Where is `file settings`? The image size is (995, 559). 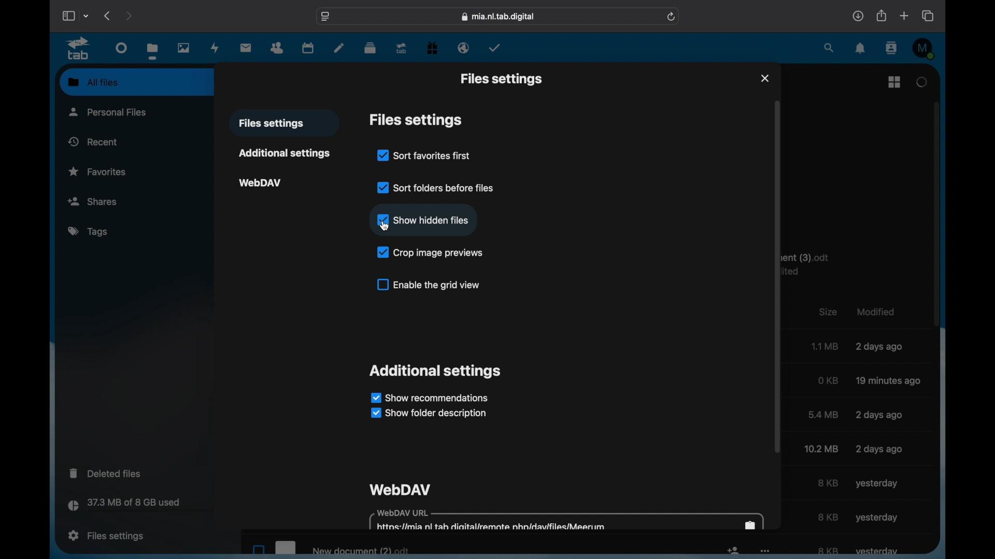 file settings is located at coordinates (106, 535).